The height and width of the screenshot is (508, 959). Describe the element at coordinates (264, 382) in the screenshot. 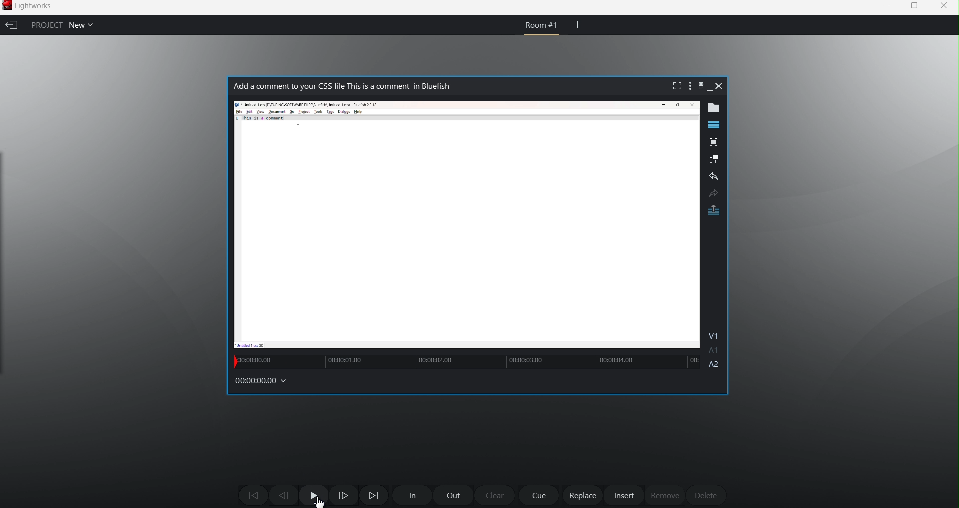

I see `00:00:00:00(clip time)` at that location.